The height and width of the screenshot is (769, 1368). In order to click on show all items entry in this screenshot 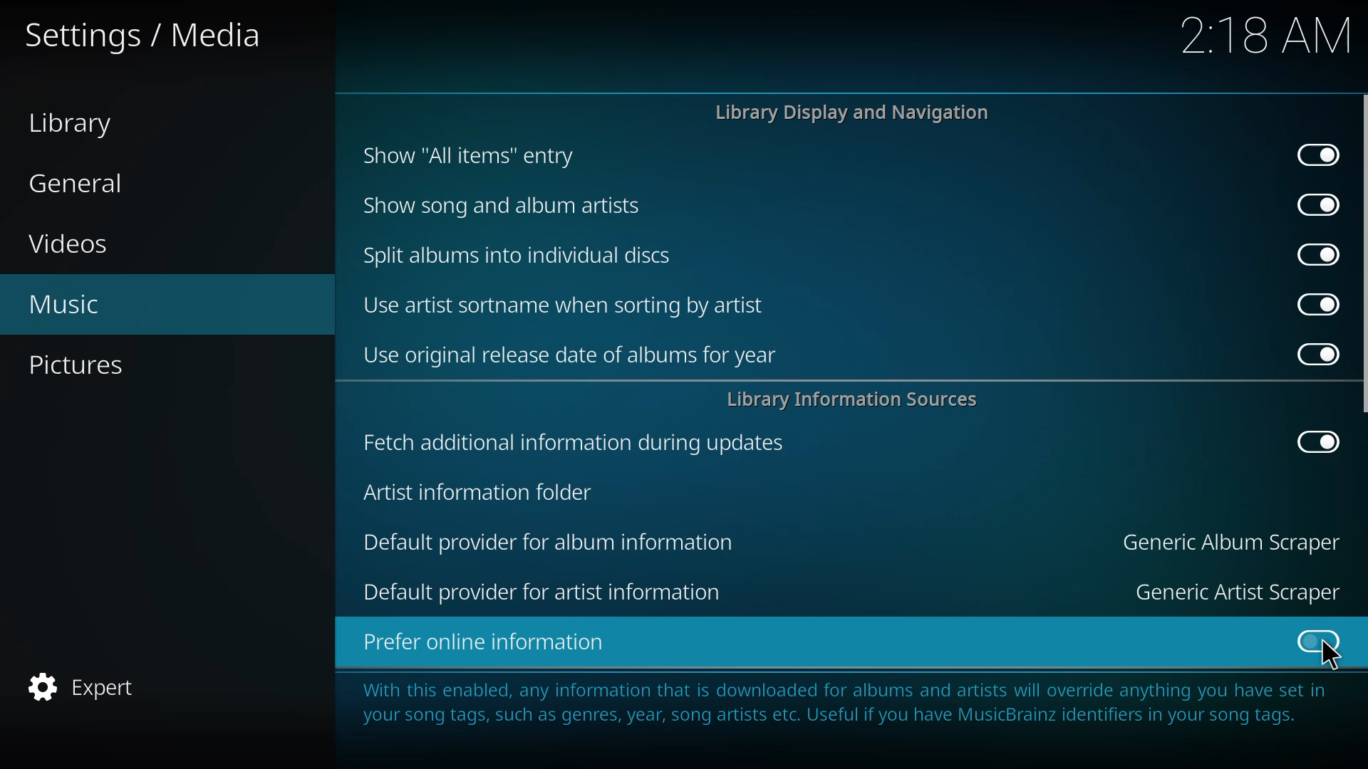, I will do `click(467, 155)`.